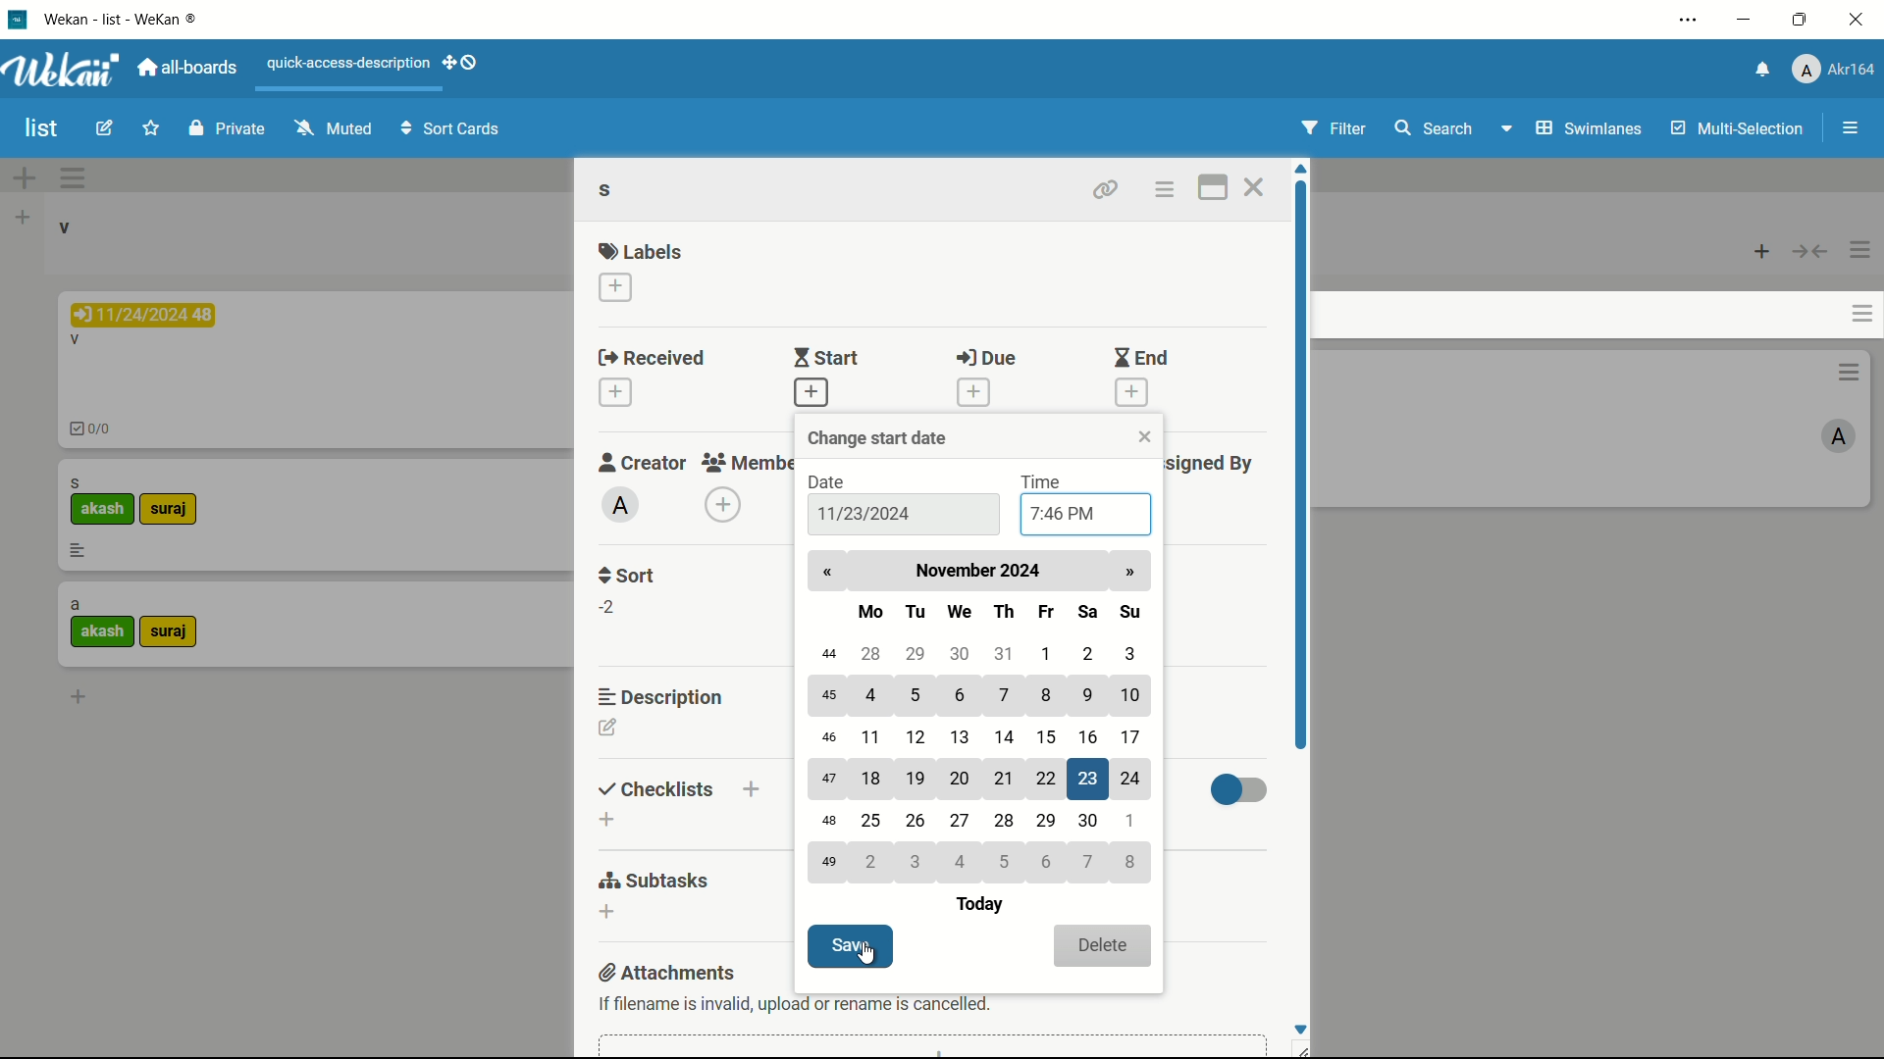 The width and height of the screenshot is (1884, 1059). What do you see at coordinates (1138, 359) in the screenshot?
I see `end` at bounding box center [1138, 359].